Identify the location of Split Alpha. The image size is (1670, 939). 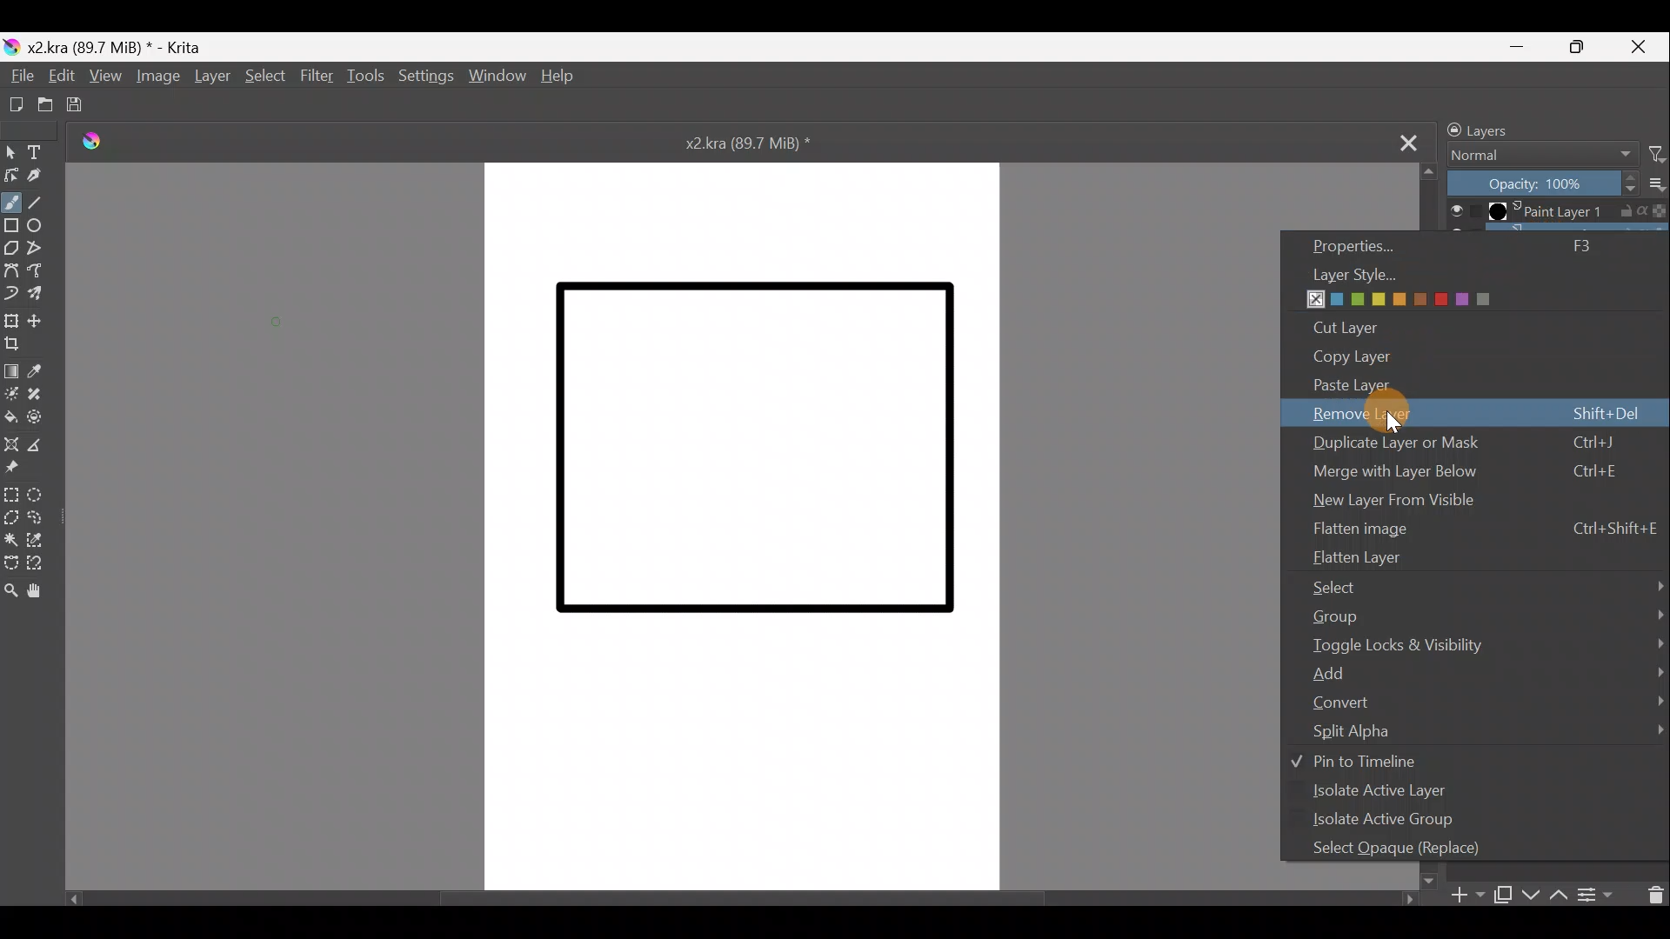
(1481, 732).